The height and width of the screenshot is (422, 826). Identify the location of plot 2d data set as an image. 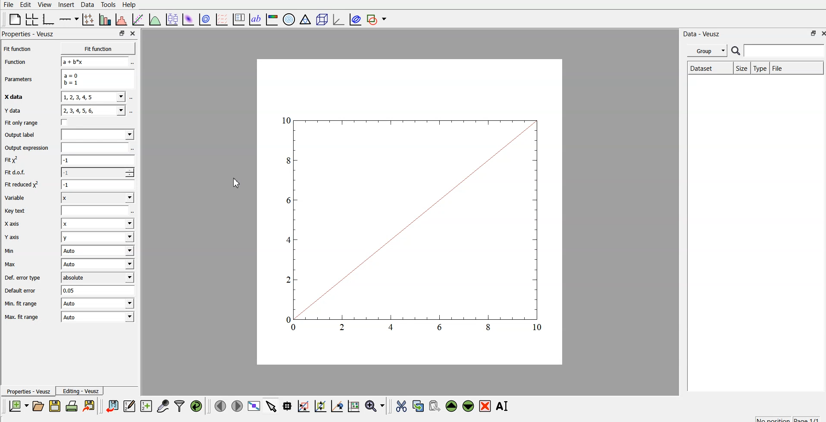
(189, 19).